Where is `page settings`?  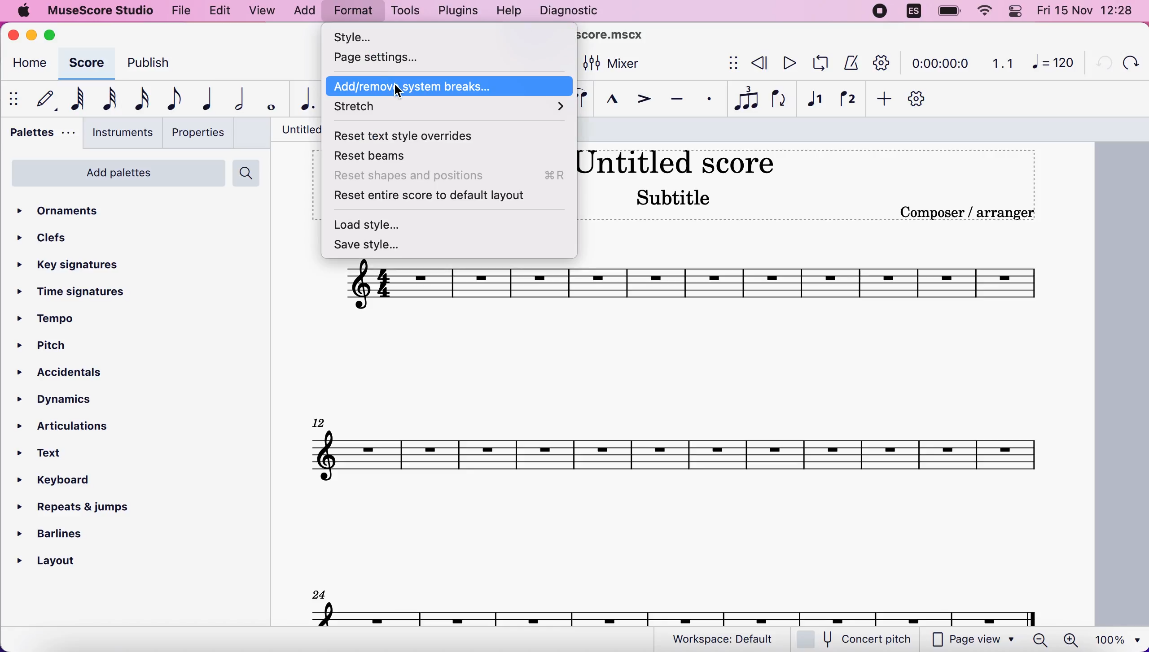
page settings is located at coordinates (398, 57).